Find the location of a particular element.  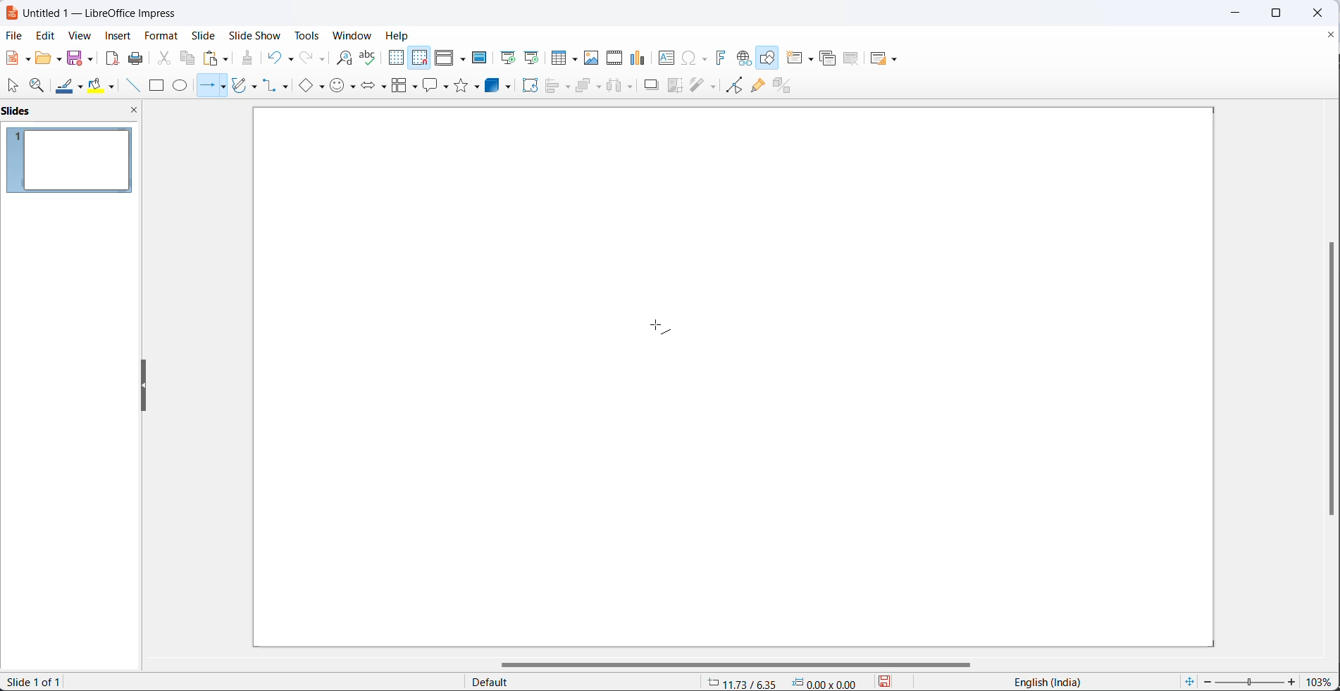

delete slide  is located at coordinates (851, 59).